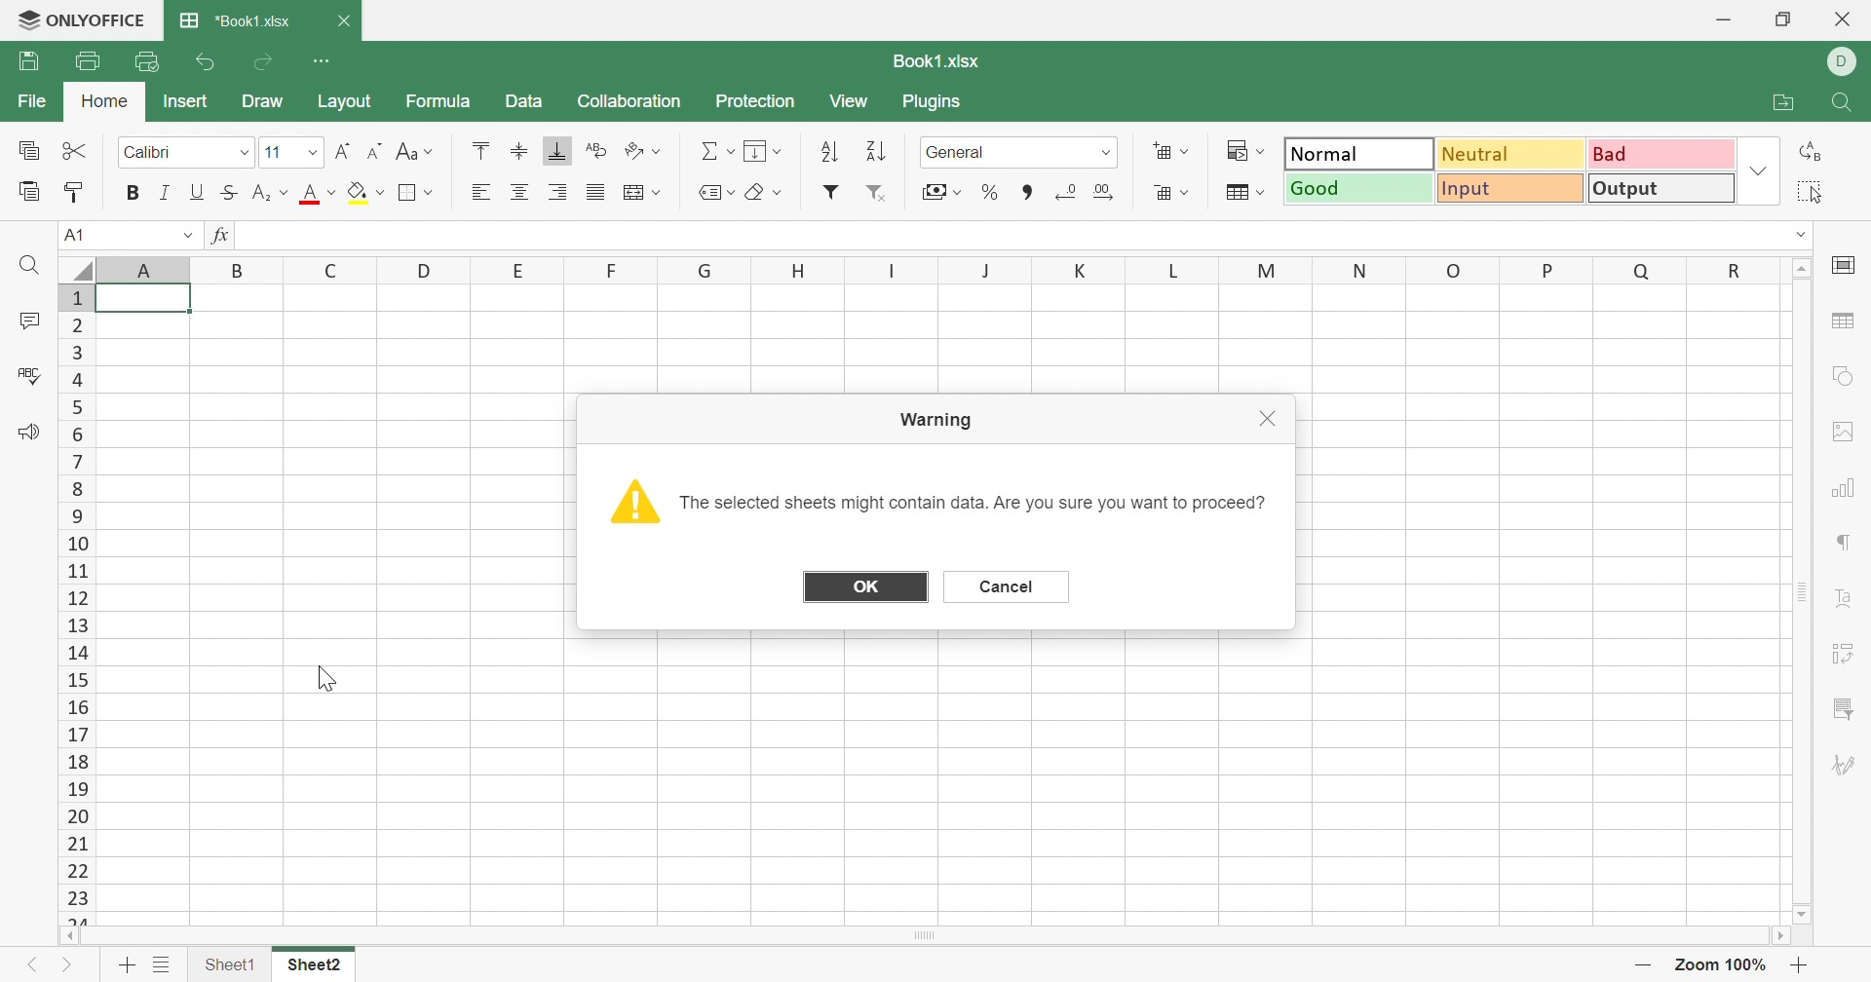  I want to click on OK, so click(862, 584).